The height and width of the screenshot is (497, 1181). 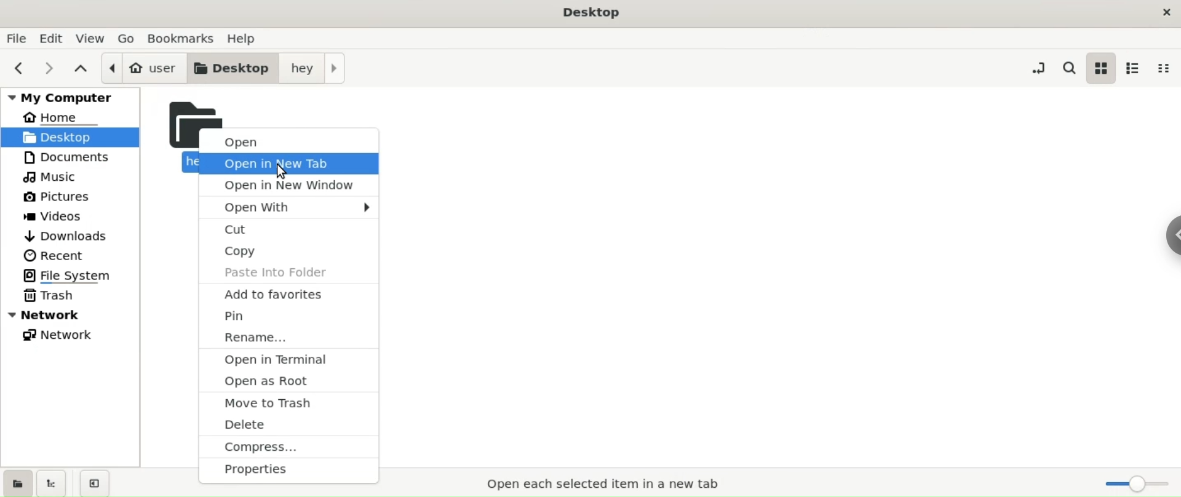 What do you see at coordinates (288, 274) in the screenshot?
I see `paste into folders` at bounding box center [288, 274].